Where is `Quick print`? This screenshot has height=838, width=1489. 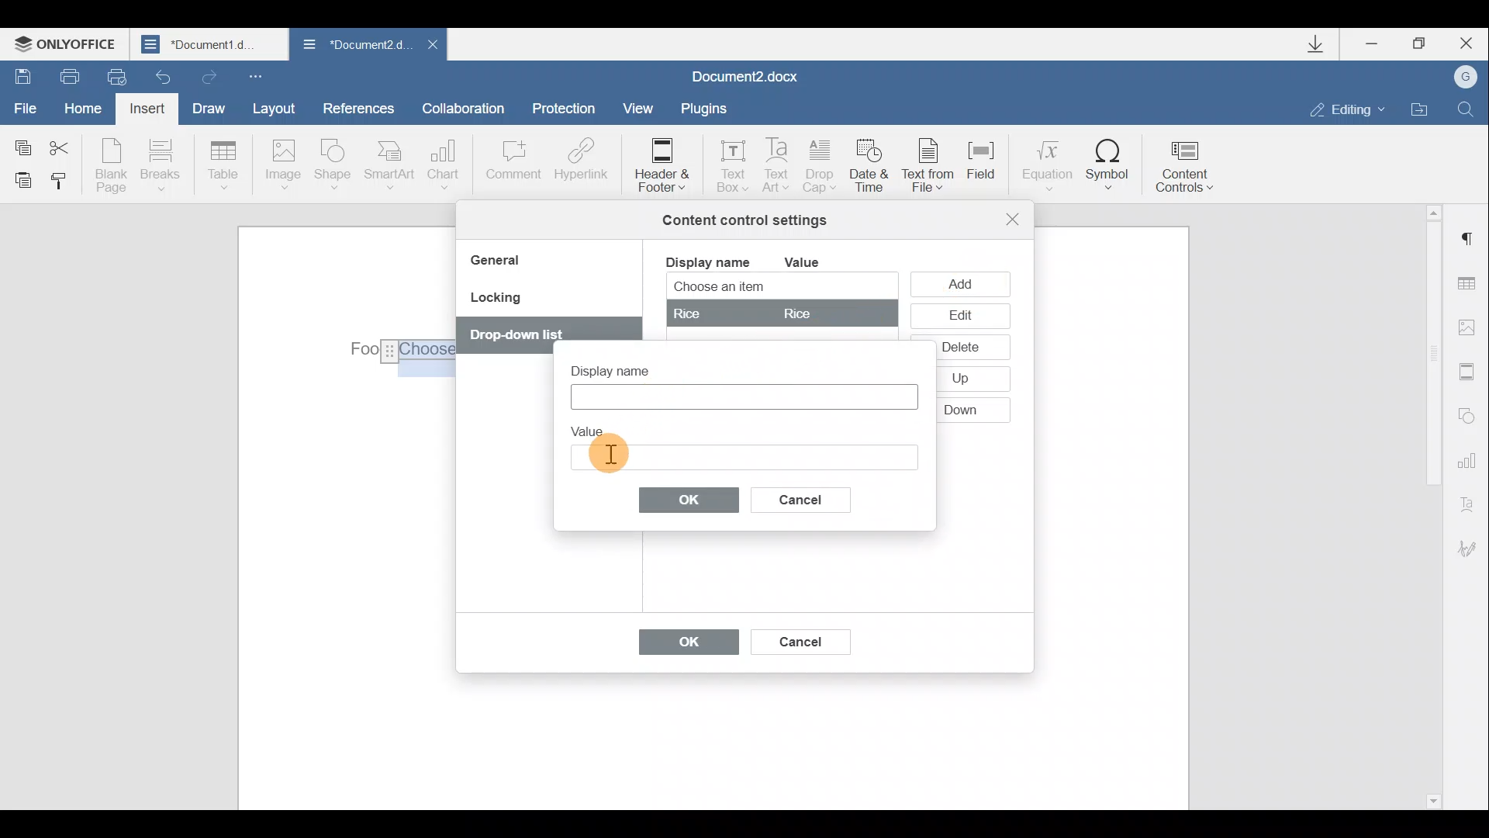
Quick print is located at coordinates (115, 78).